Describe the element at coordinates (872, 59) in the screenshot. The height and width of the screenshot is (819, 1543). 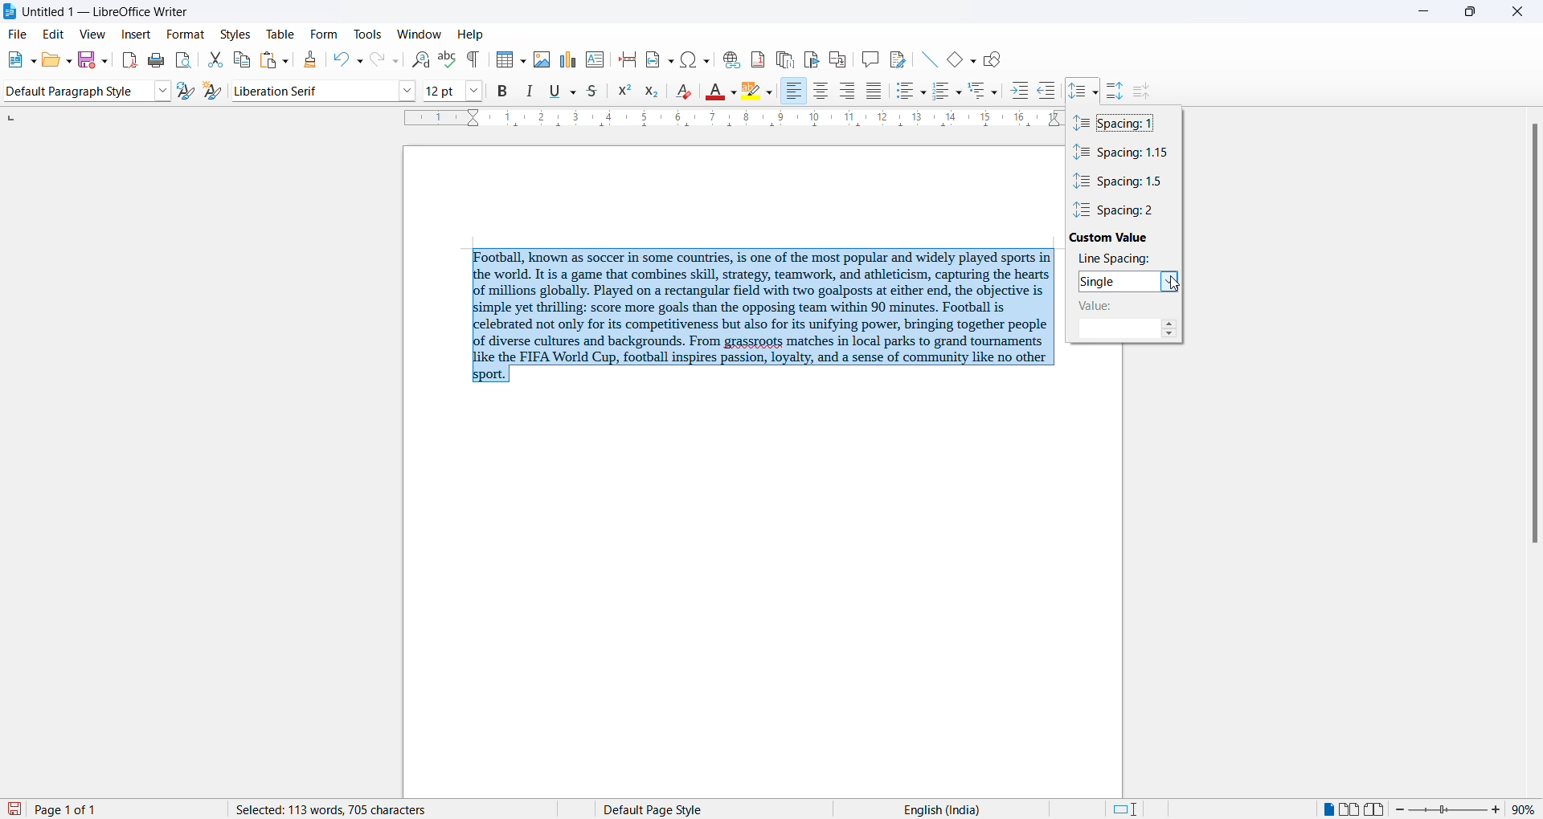
I see `insert comments` at that location.